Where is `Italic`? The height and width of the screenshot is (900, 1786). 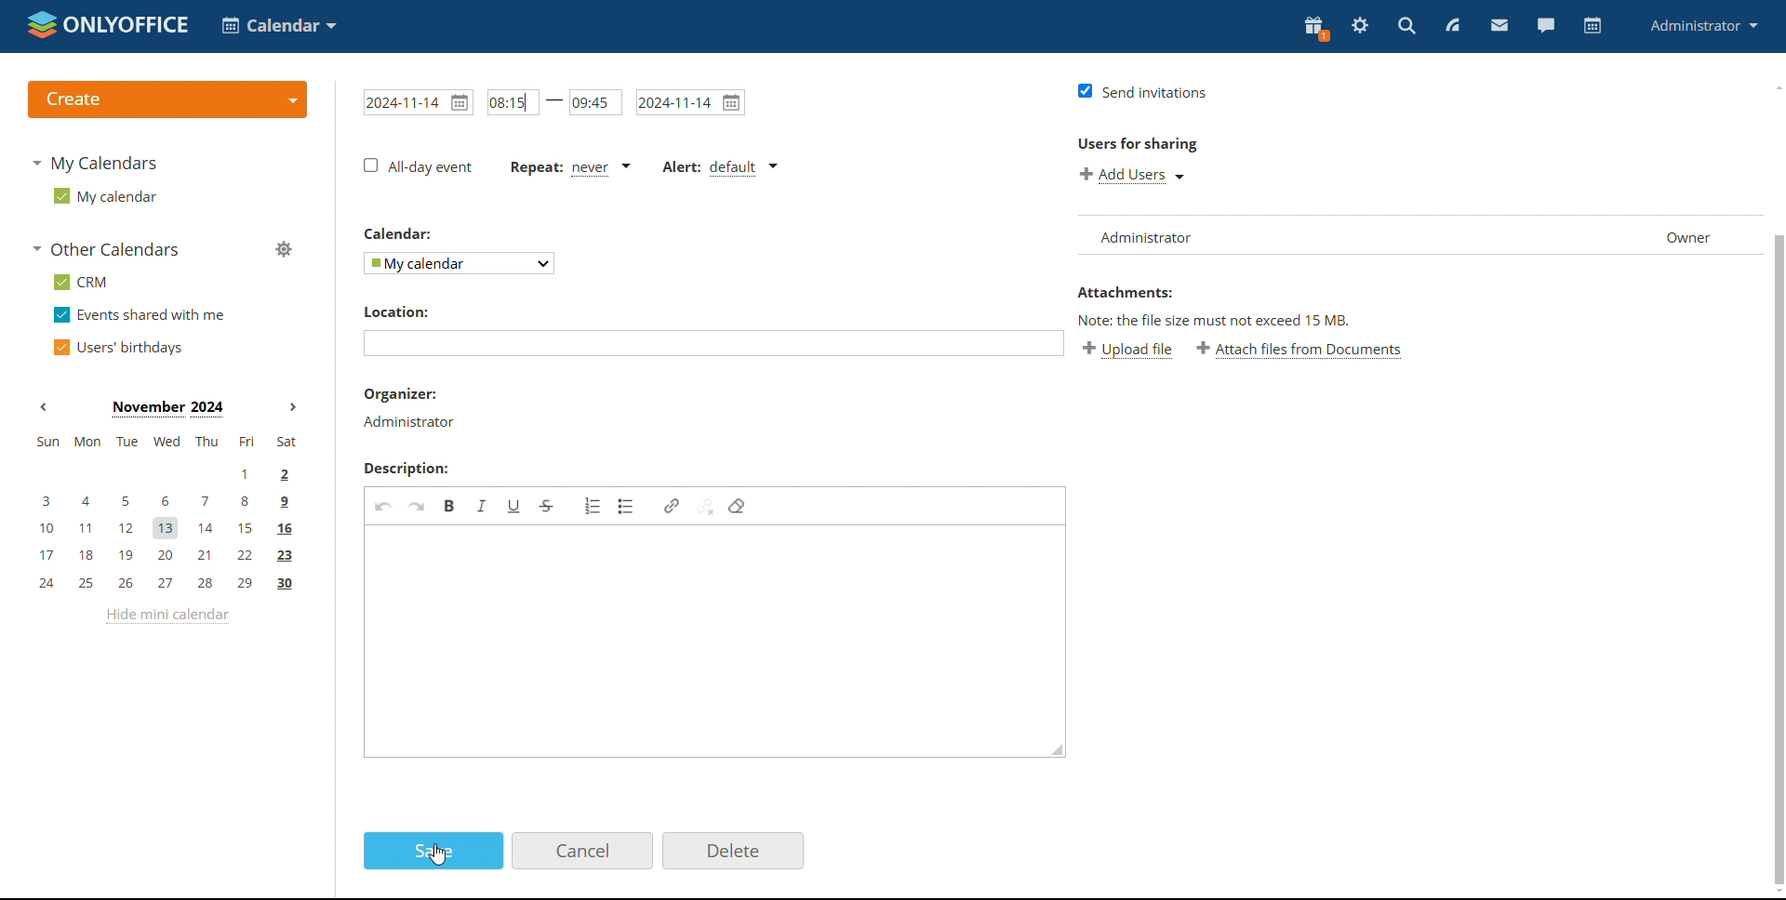 Italic is located at coordinates (484, 505).